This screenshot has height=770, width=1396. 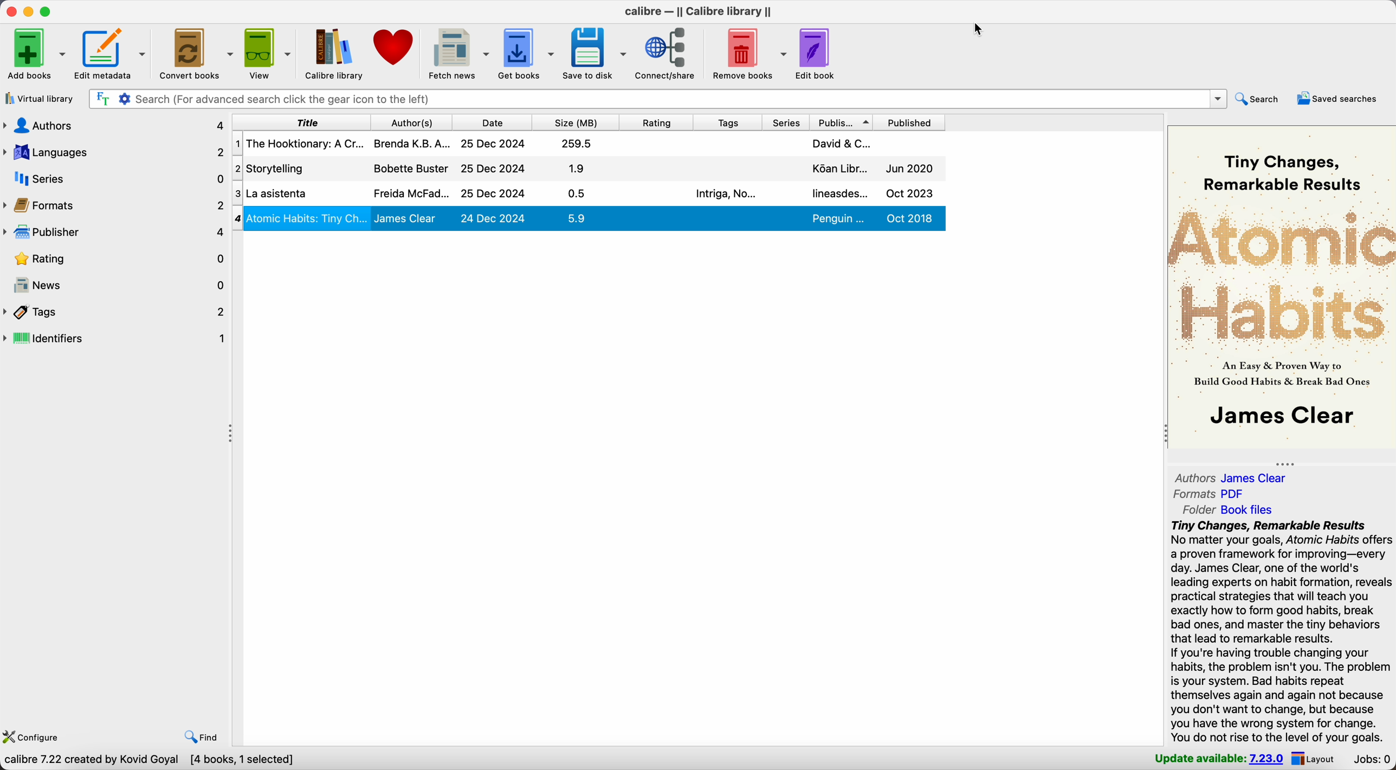 What do you see at coordinates (698, 11) in the screenshot?
I see `Calibre - || calibre library ||` at bounding box center [698, 11].